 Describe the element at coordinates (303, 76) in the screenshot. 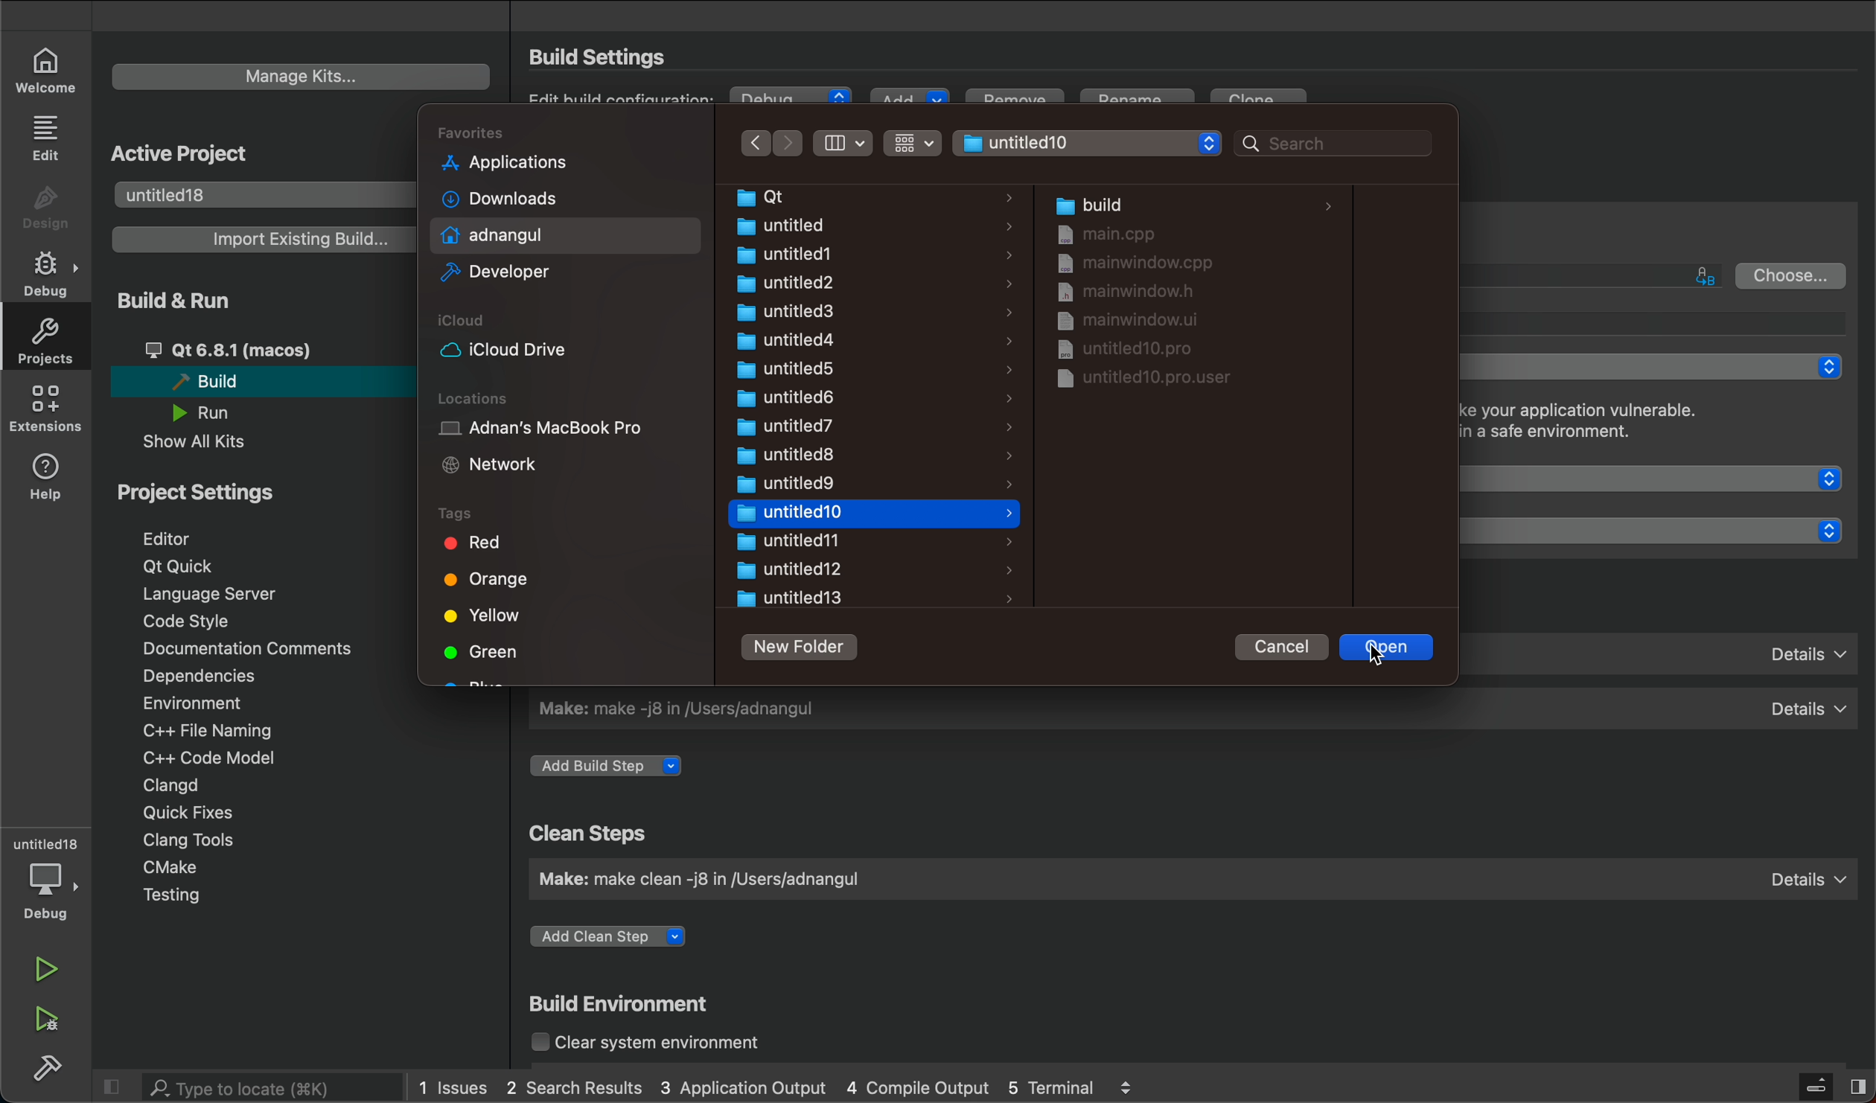

I see `manage kits` at that location.